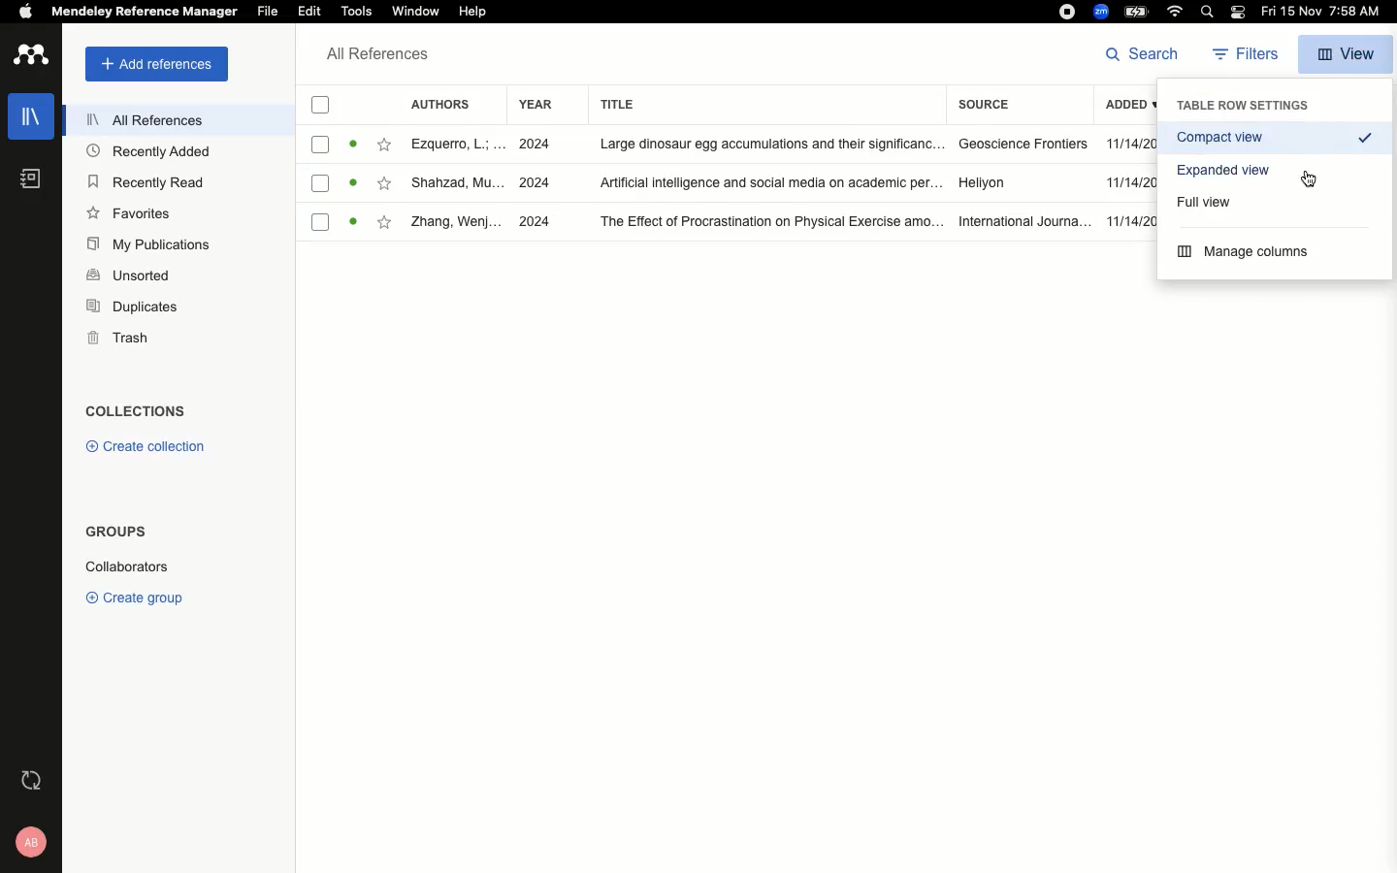 This screenshot has height=873, width=1397. Describe the element at coordinates (1099, 12) in the screenshot. I see `Zoom` at that location.